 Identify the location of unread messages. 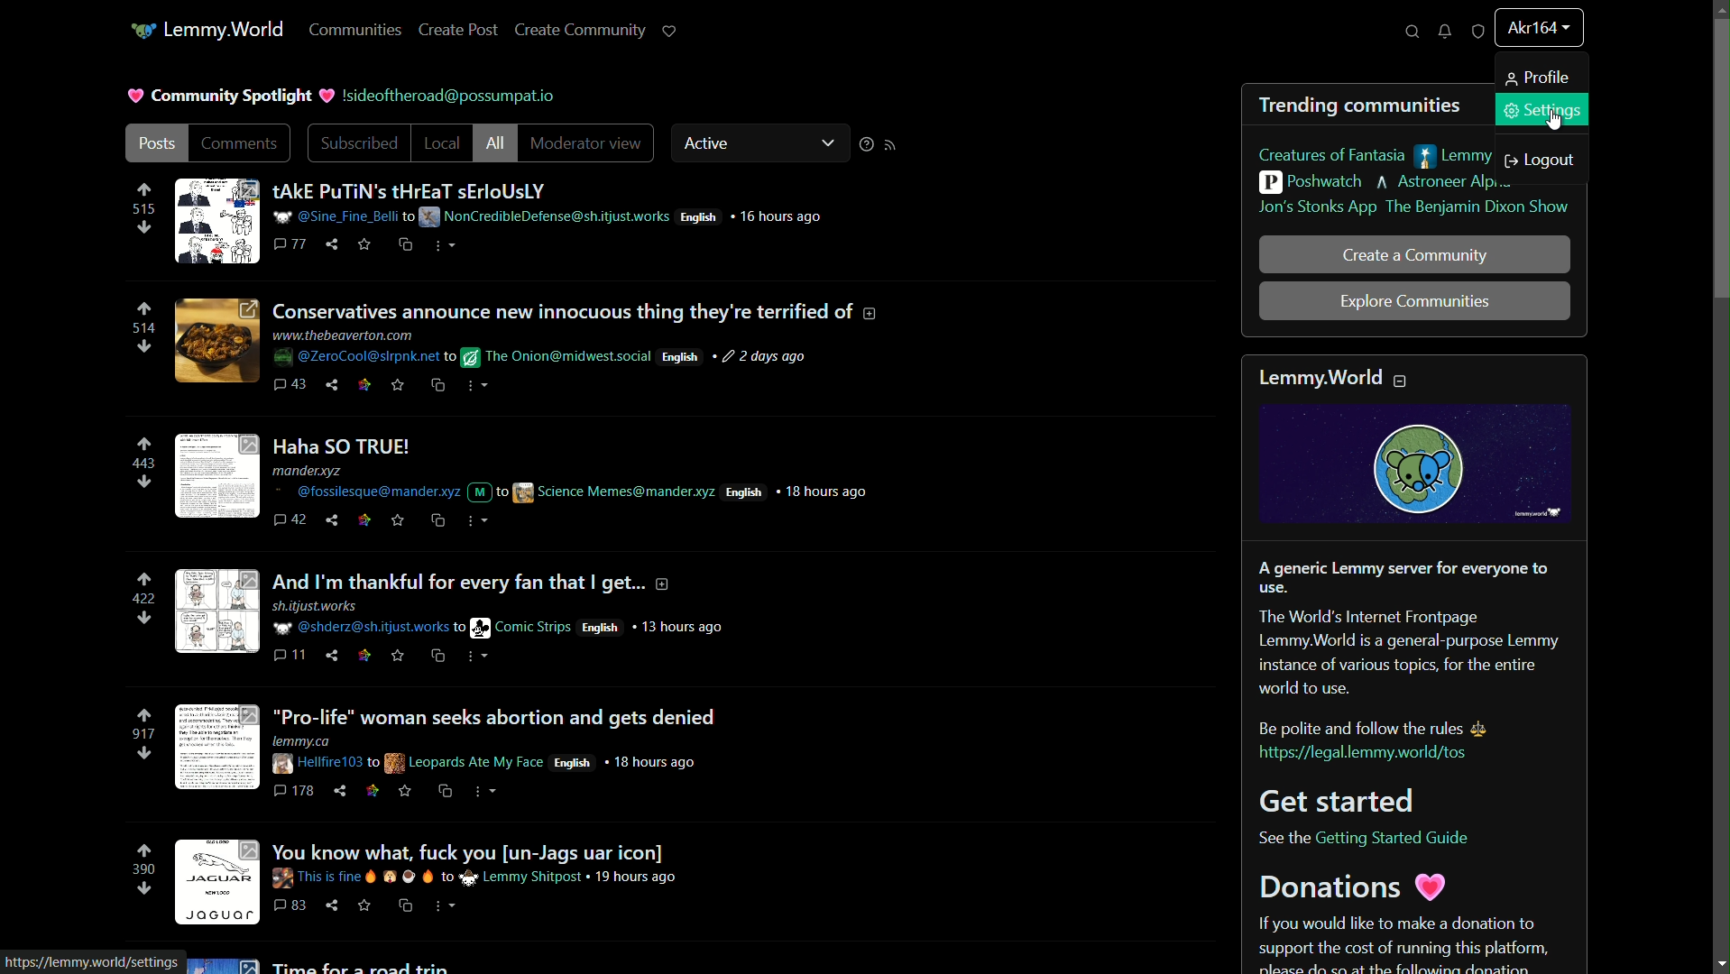
(1443, 32).